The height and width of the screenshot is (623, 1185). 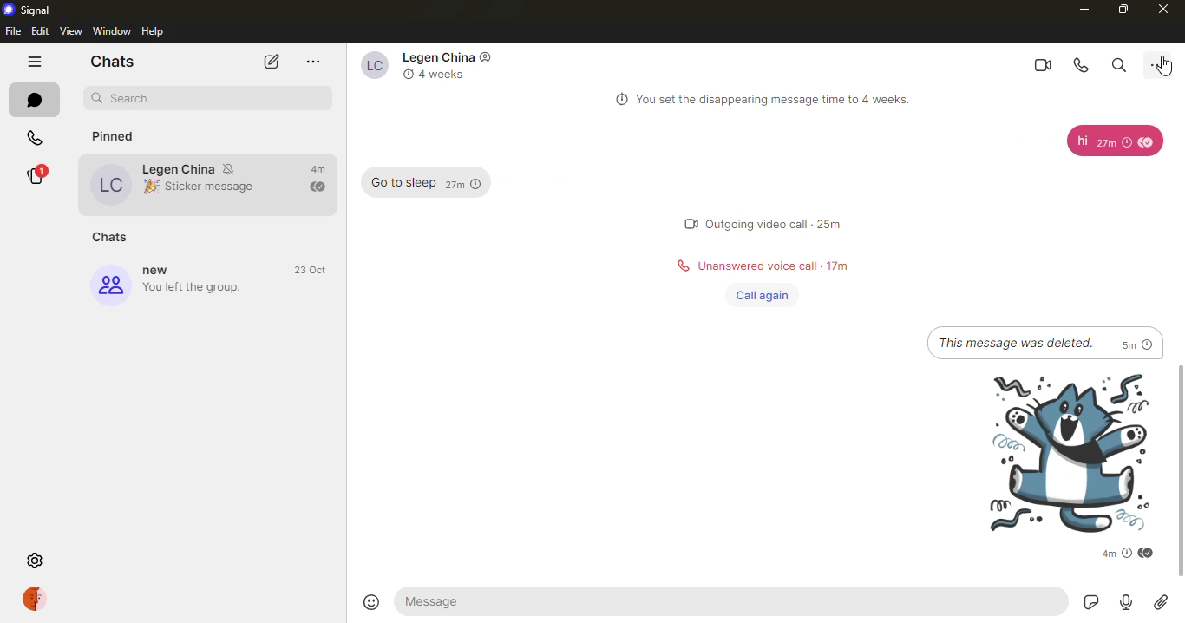 I want to click on attach, so click(x=1160, y=603).